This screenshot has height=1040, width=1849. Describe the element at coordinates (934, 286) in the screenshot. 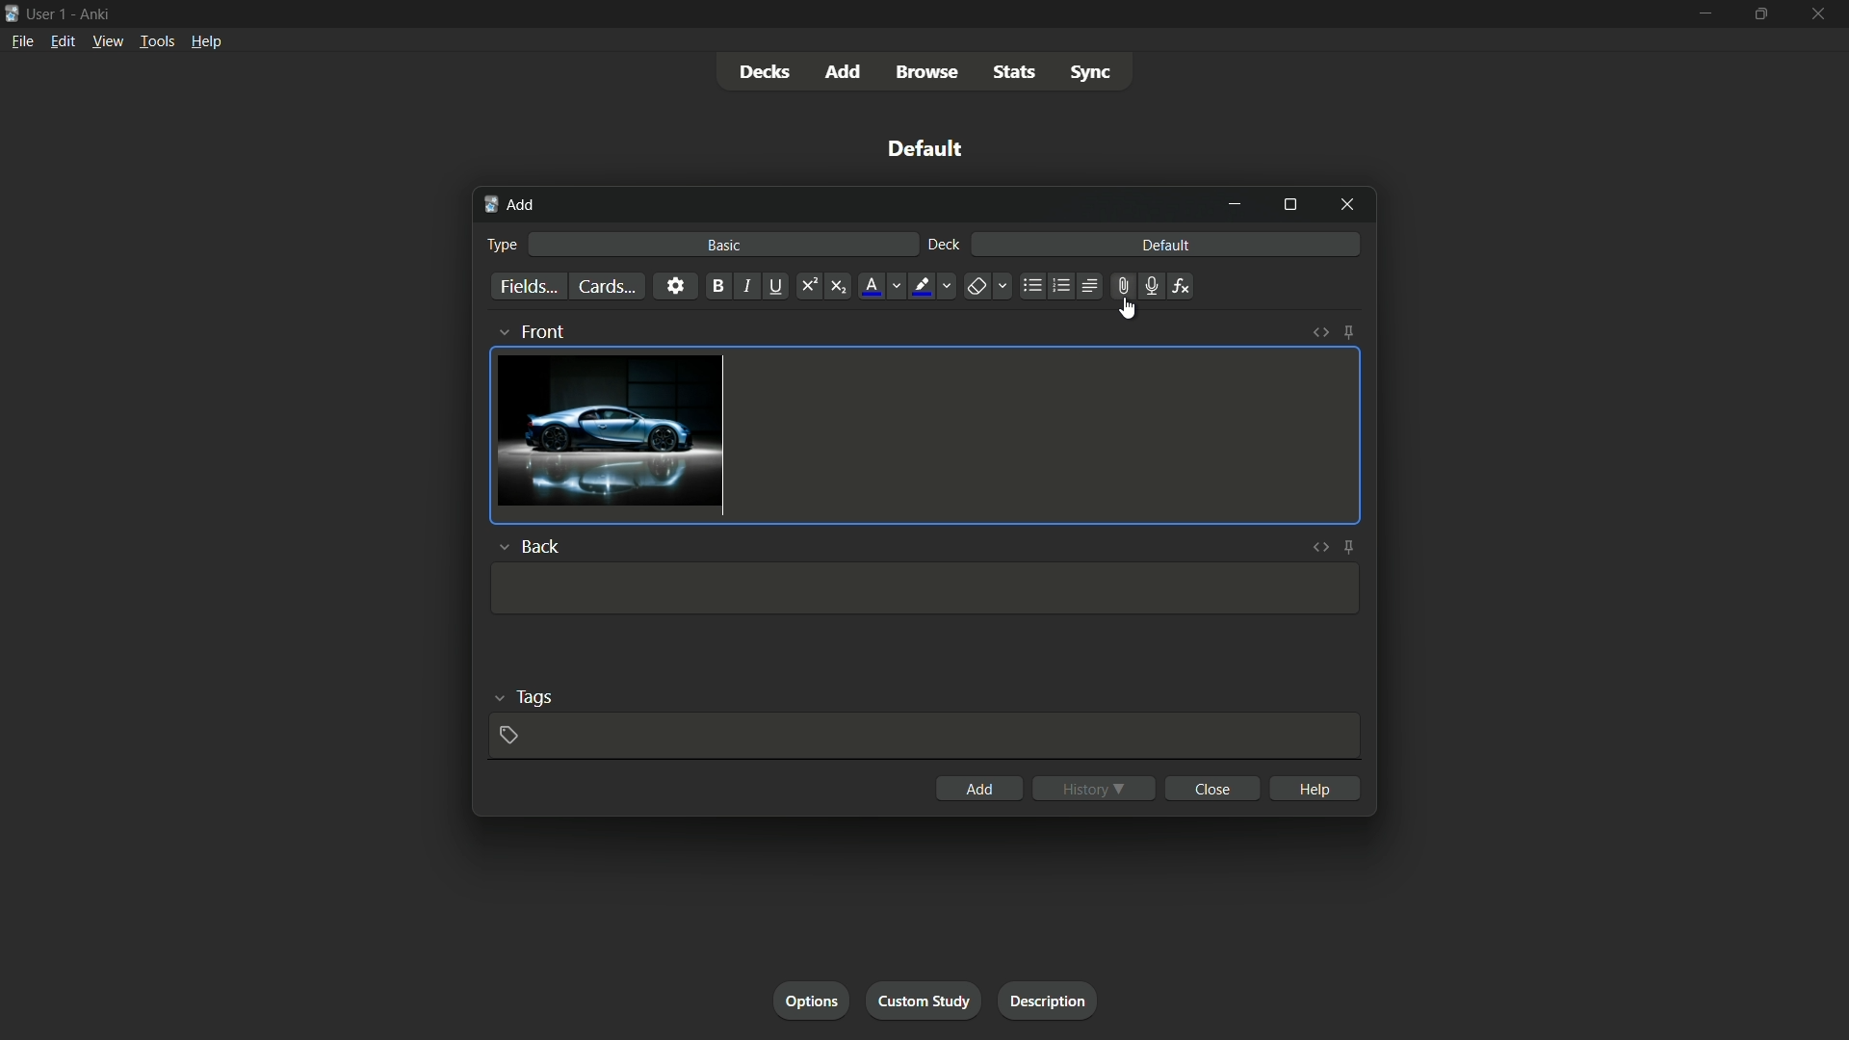

I see `text highlight` at that location.